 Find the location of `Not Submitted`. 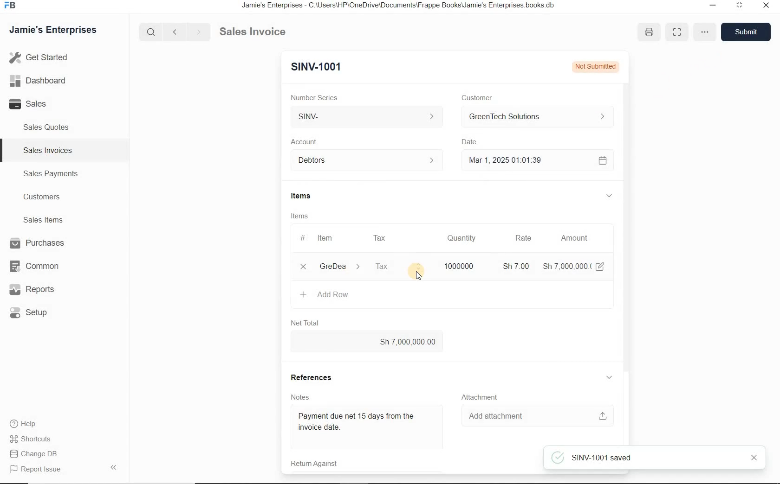

Not Submitted is located at coordinates (594, 66).